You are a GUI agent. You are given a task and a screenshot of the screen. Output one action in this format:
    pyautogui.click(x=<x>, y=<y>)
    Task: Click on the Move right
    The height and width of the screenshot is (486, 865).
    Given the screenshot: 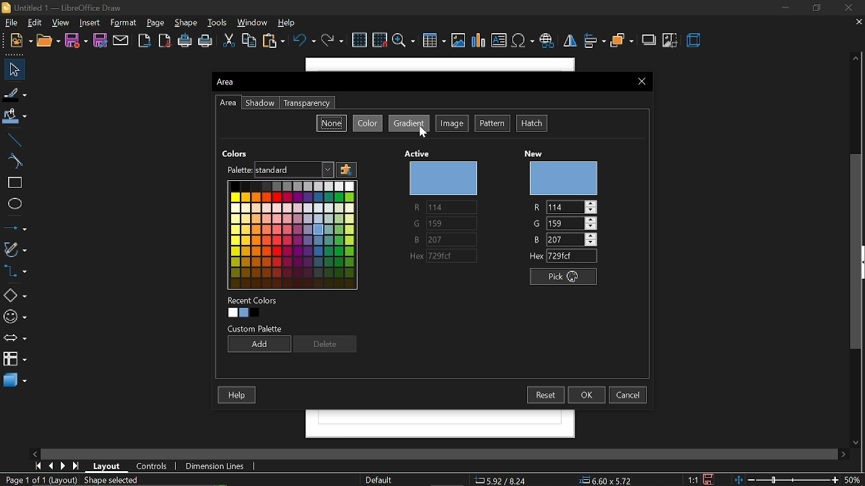 What is the action you would take?
    pyautogui.click(x=844, y=454)
    